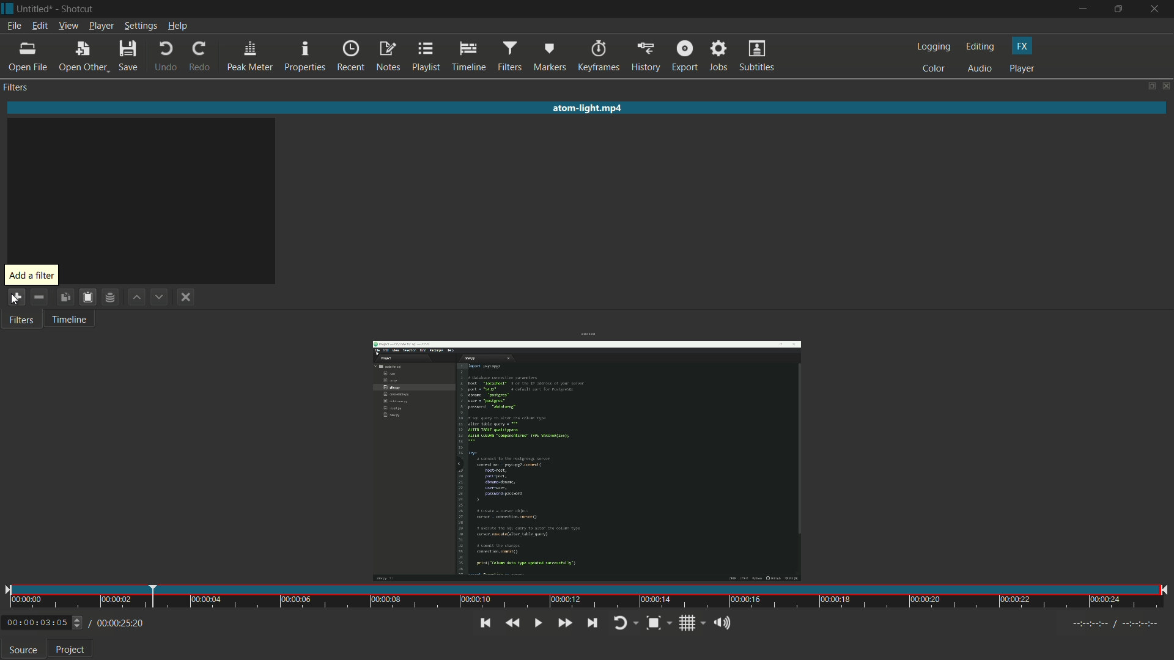 The image size is (1174, 660). What do you see at coordinates (538, 623) in the screenshot?
I see `toggle play or pause` at bounding box center [538, 623].